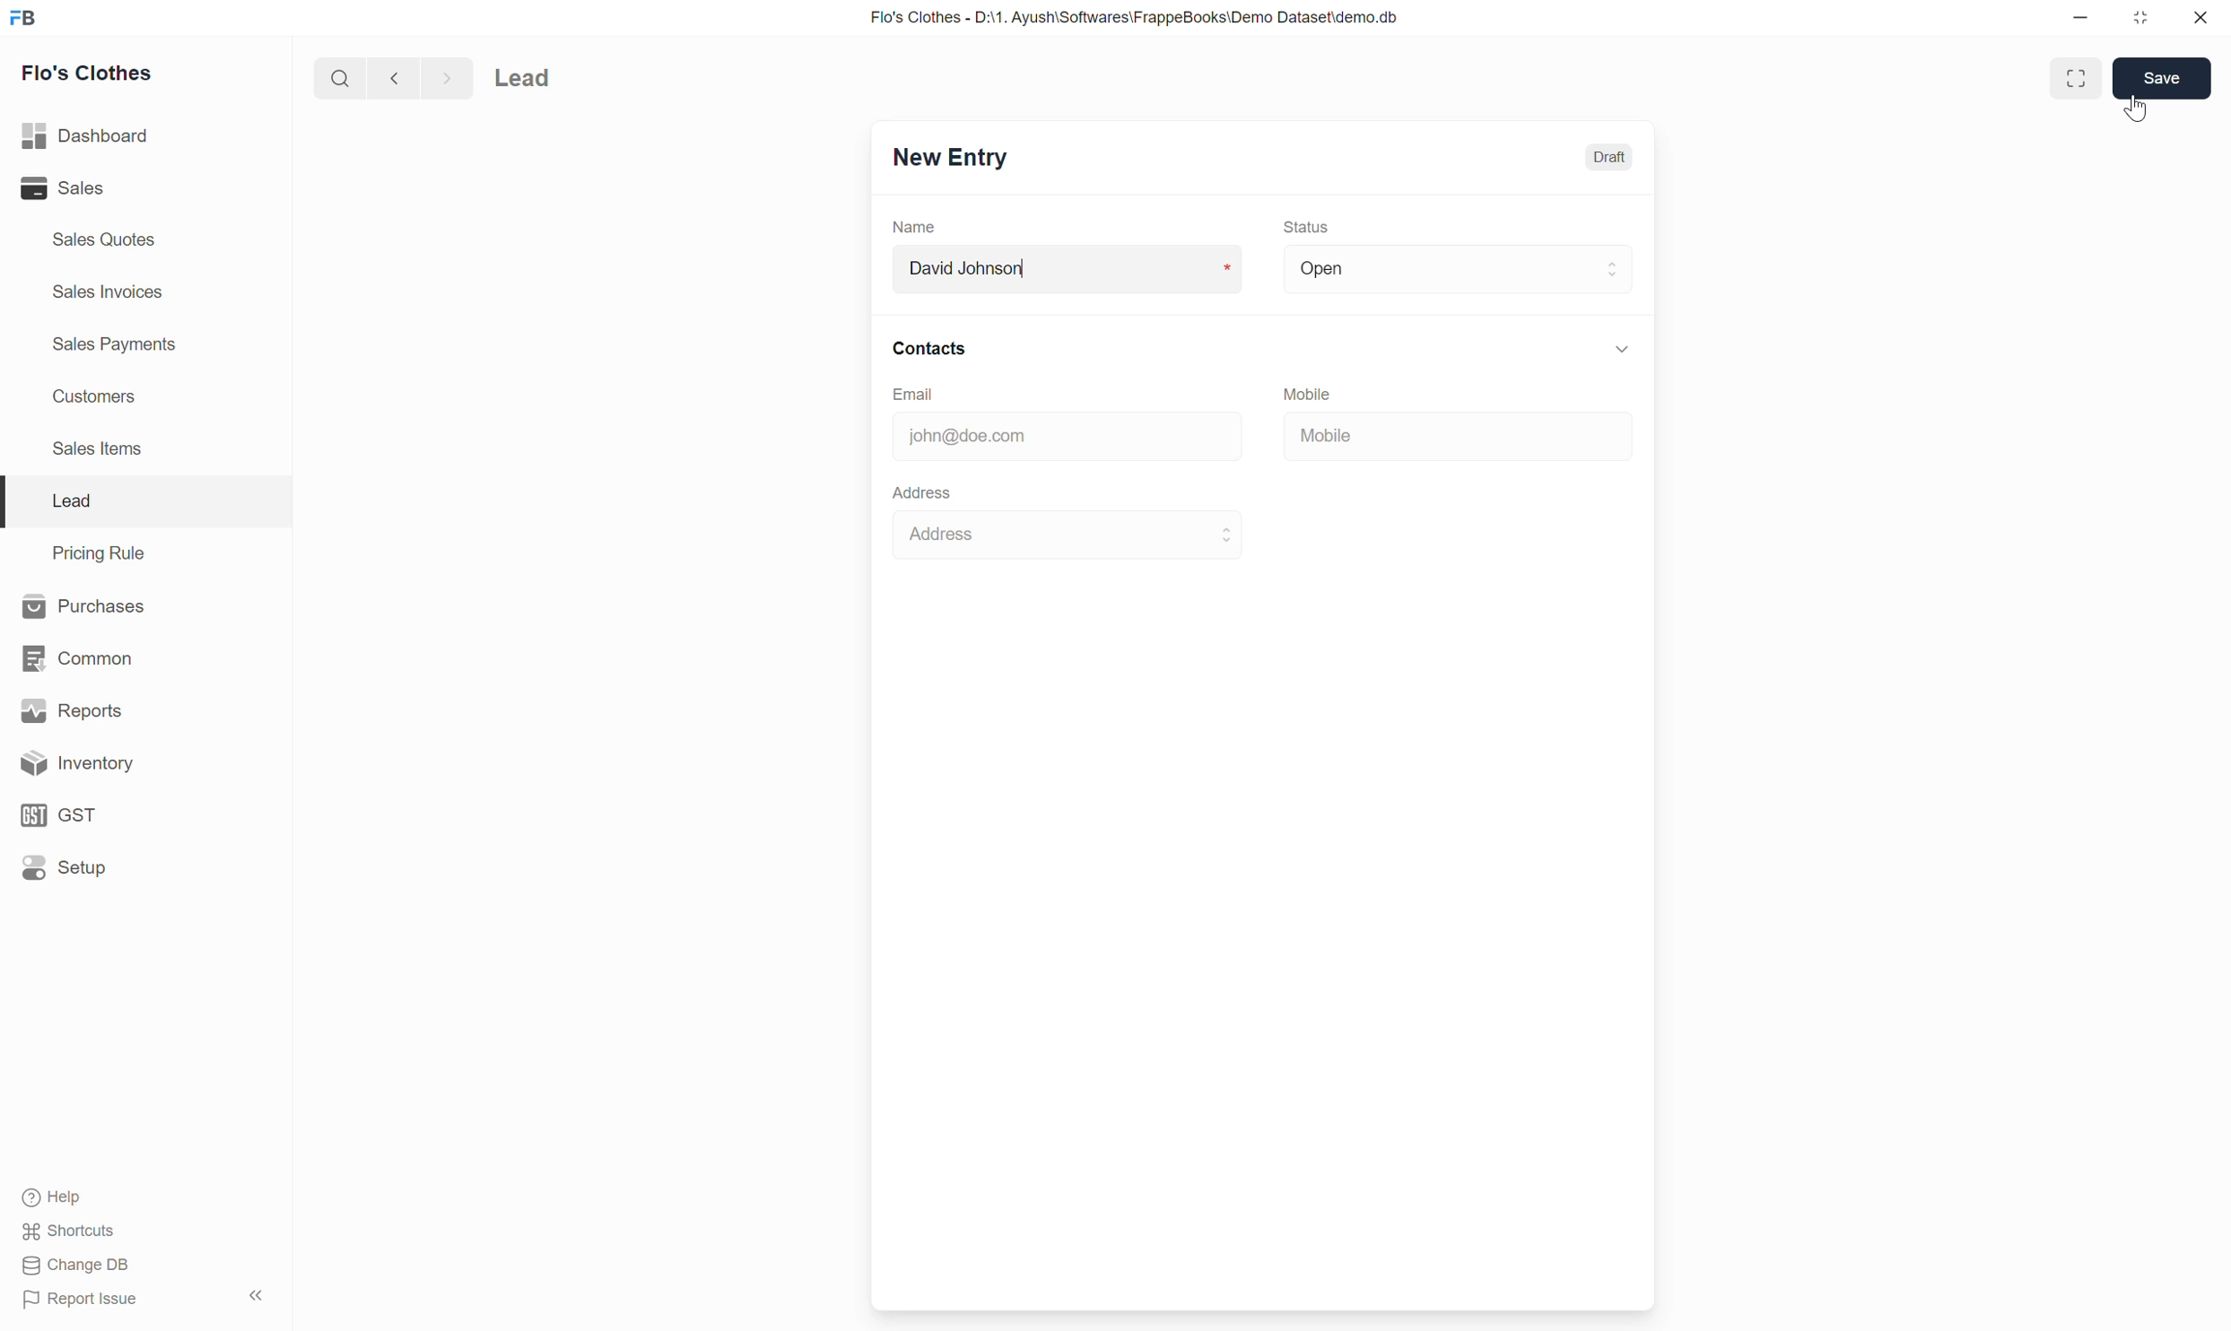 This screenshot has height=1331, width=2231. I want to click on Flo's Clothes - D:\1. Ayush\Softwares\FrappeBooks\Demo Dataset\demo.db, so click(1136, 16).